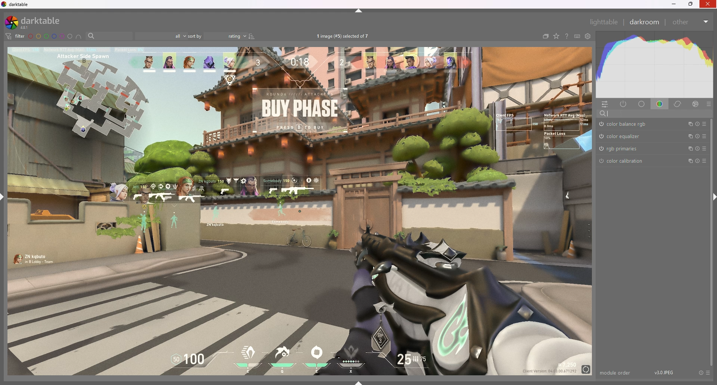 This screenshot has height=385, width=717. Describe the element at coordinates (80, 37) in the screenshot. I see `include color labels` at that location.